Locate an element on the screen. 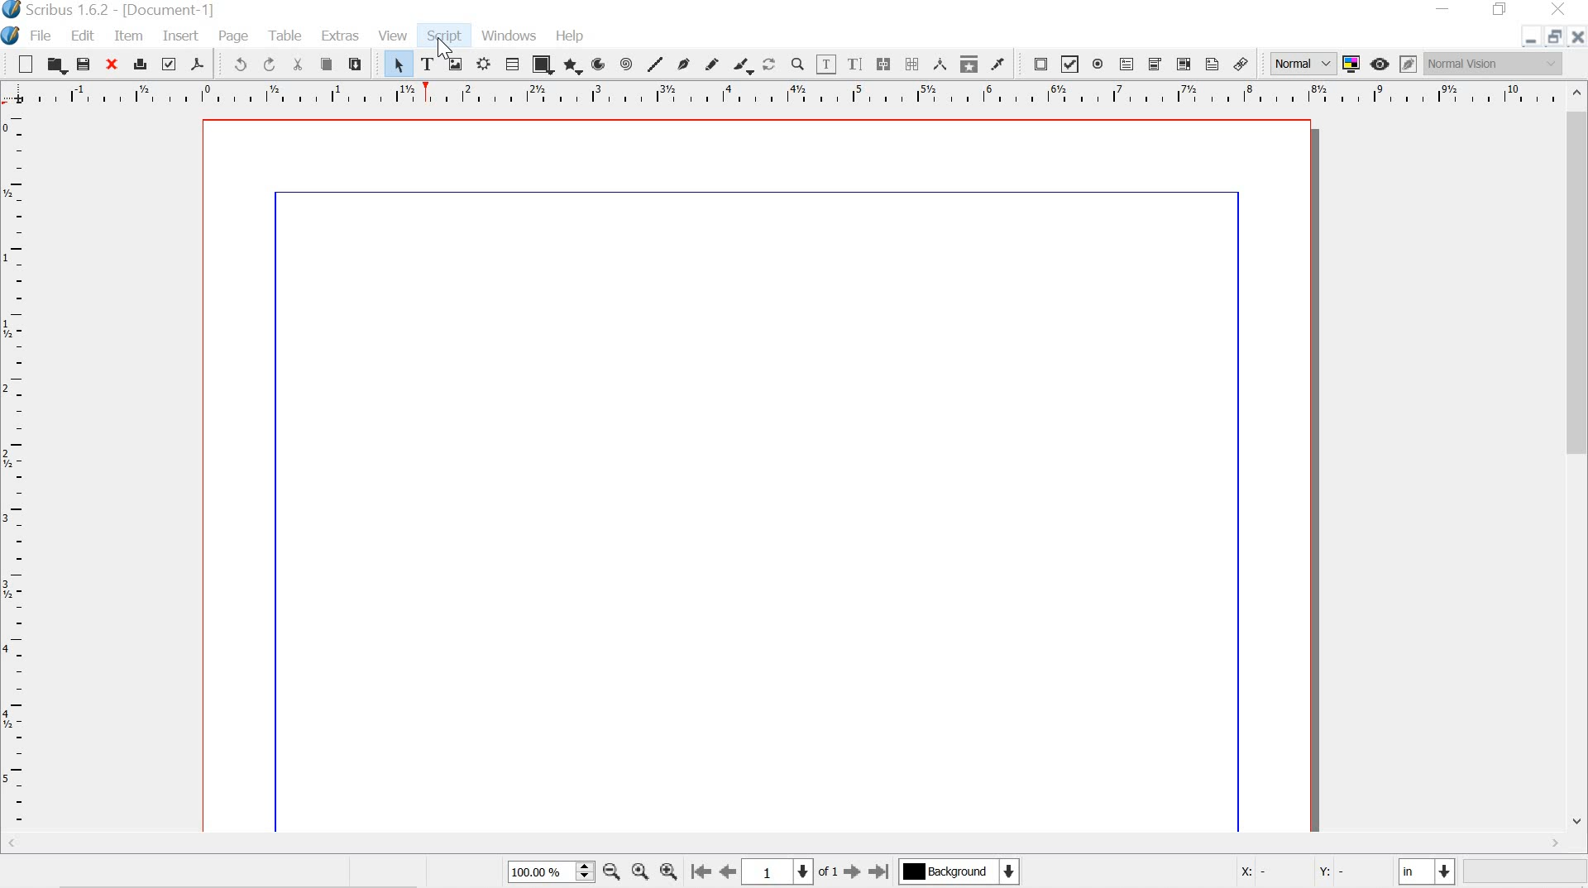 This screenshot has width=1588, height=888. link text frames is located at coordinates (883, 63).